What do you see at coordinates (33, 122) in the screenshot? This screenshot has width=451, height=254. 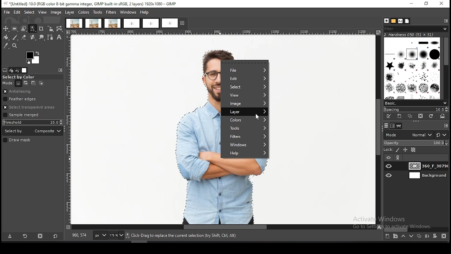 I see `threshold` at bounding box center [33, 122].